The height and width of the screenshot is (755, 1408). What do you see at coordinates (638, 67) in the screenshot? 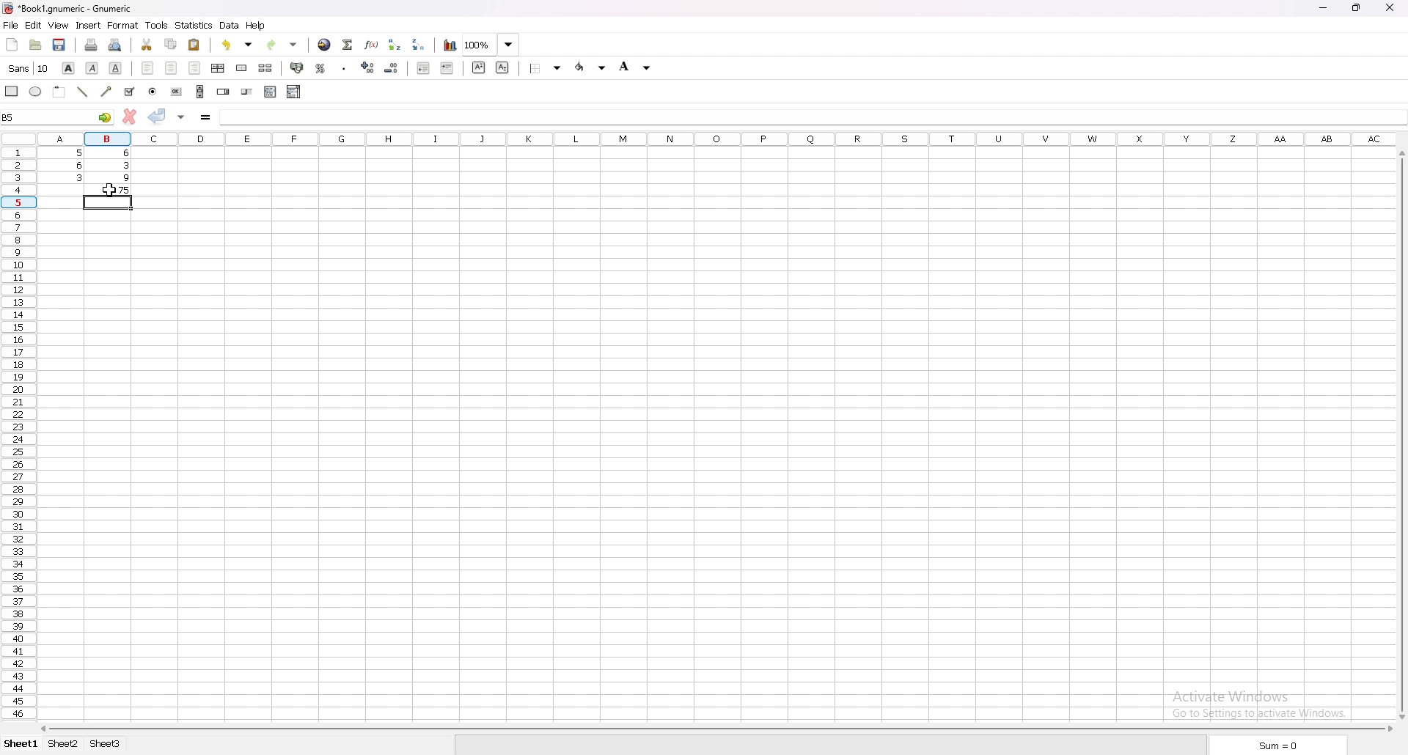
I see `foreground` at bounding box center [638, 67].